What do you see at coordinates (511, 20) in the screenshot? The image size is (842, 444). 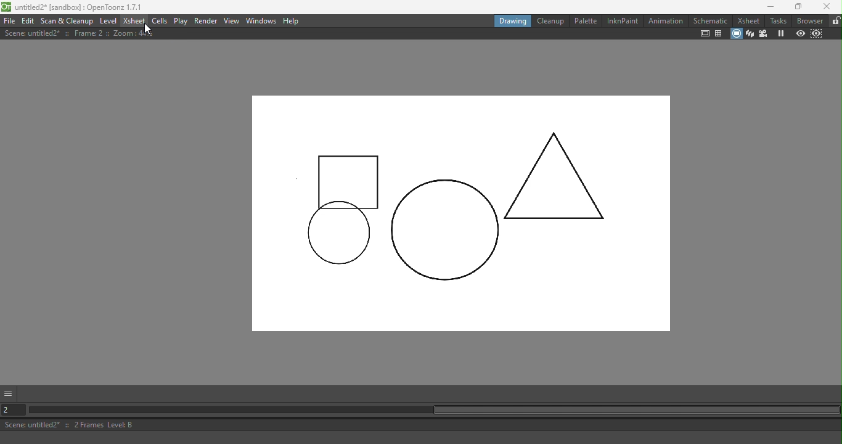 I see `Drawing` at bounding box center [511, 20].